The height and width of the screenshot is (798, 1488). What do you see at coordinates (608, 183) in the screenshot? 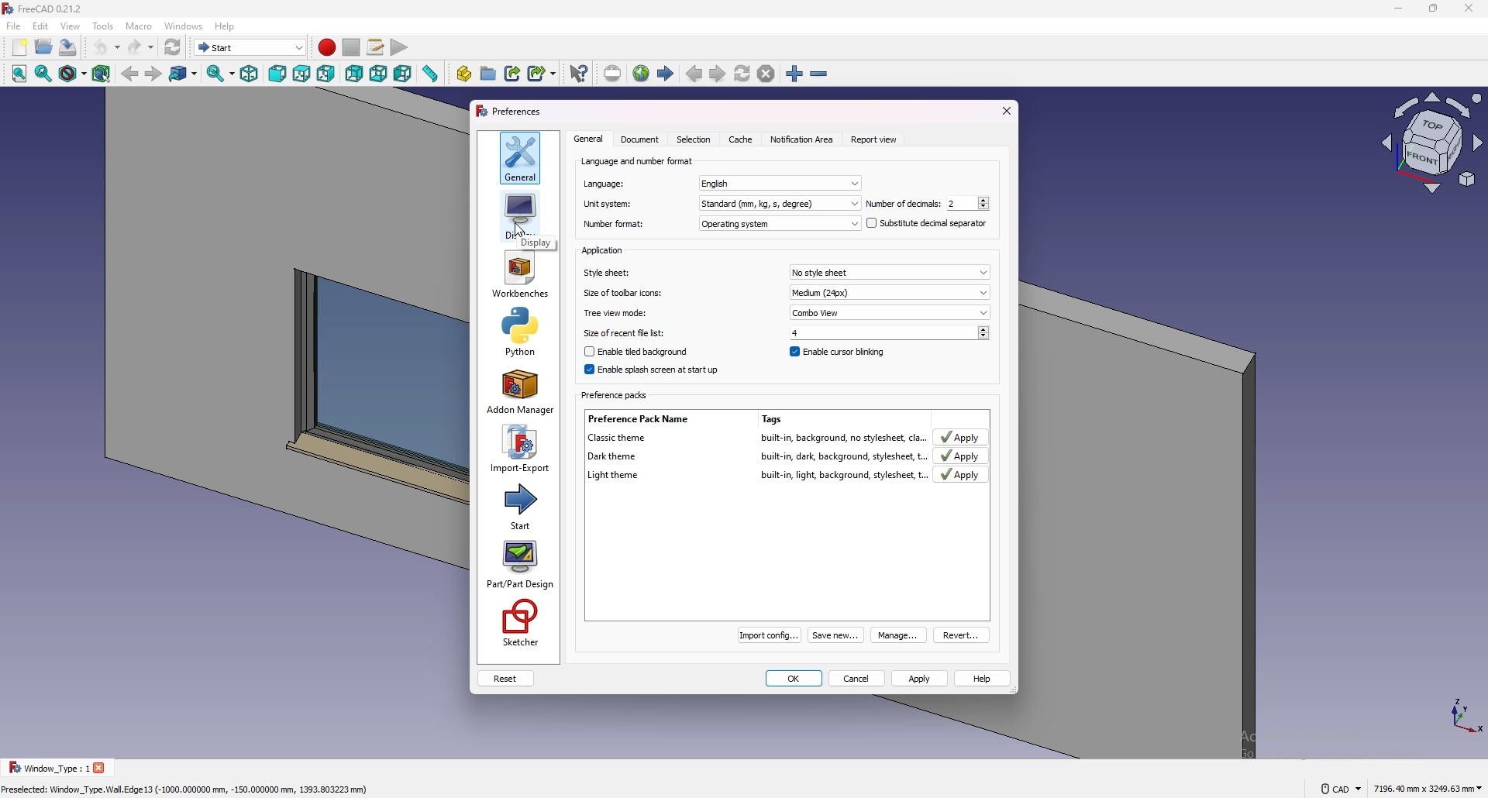
I see `Language:` at bounding box center [608, 183].